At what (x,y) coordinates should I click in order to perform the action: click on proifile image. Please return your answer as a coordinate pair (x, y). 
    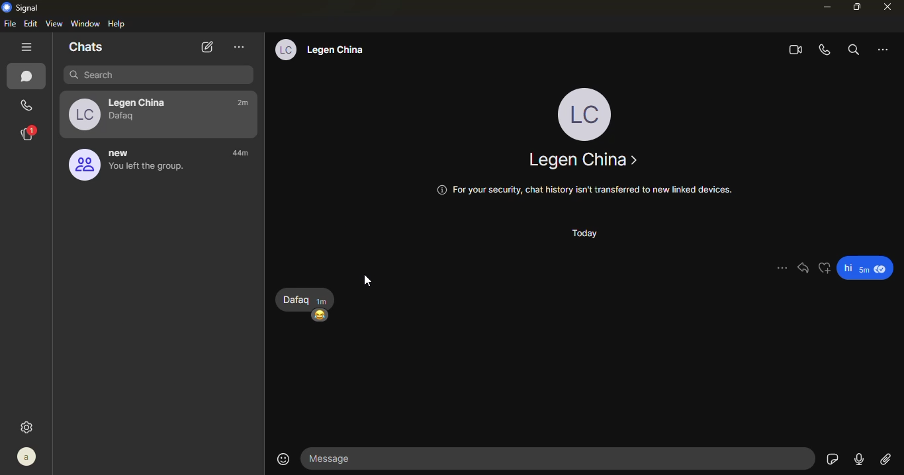
    Looking at the image, I should click on (81, 166).